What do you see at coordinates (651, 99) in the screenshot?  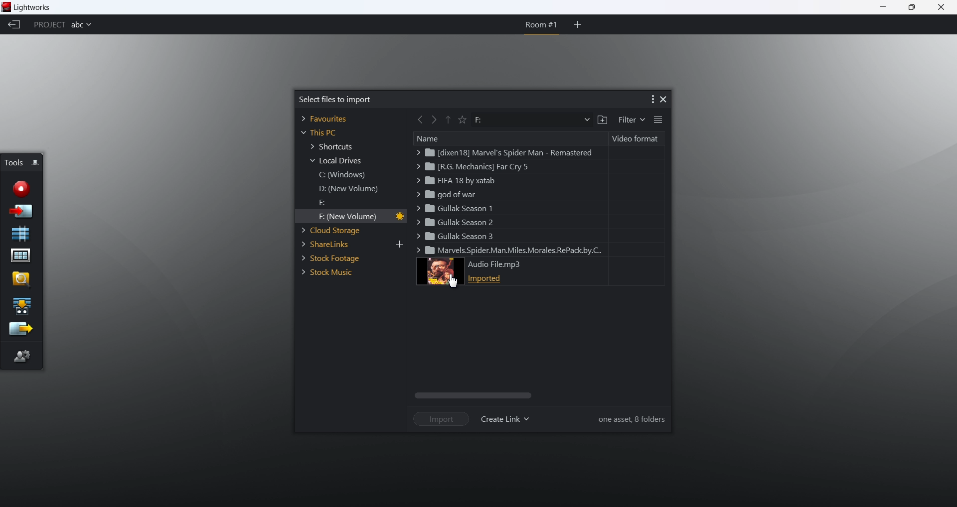 I see `more` at bounding box center [651, 99].